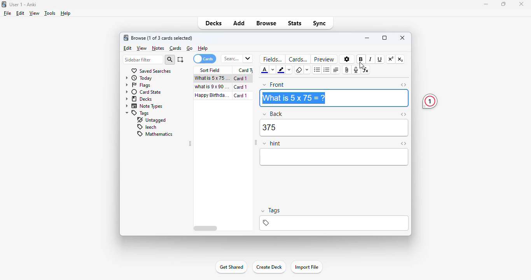 The width and height of the screenshot is (531, 280). What do you see at coordinates (142, 48) in the screenshot?
I see `view` at bounding box center [142, 48].